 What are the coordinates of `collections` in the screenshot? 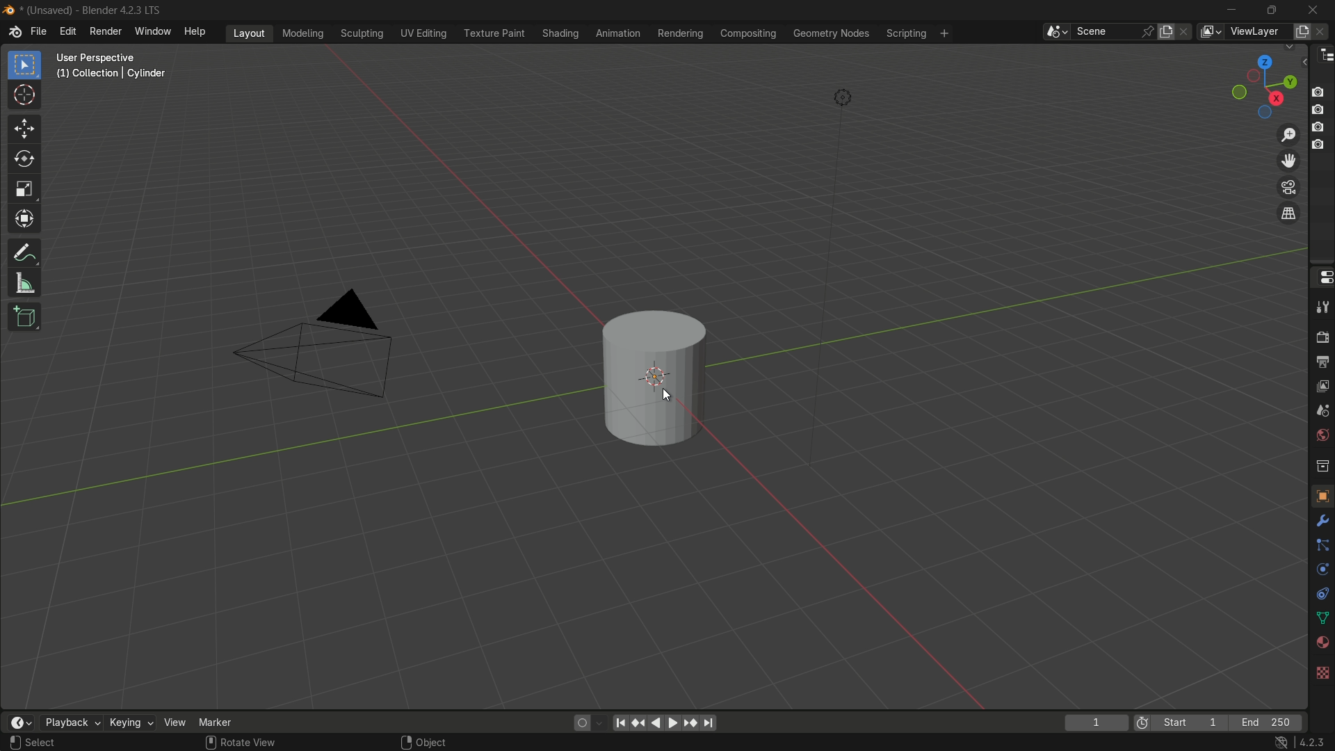 It's located at (1322, 466).